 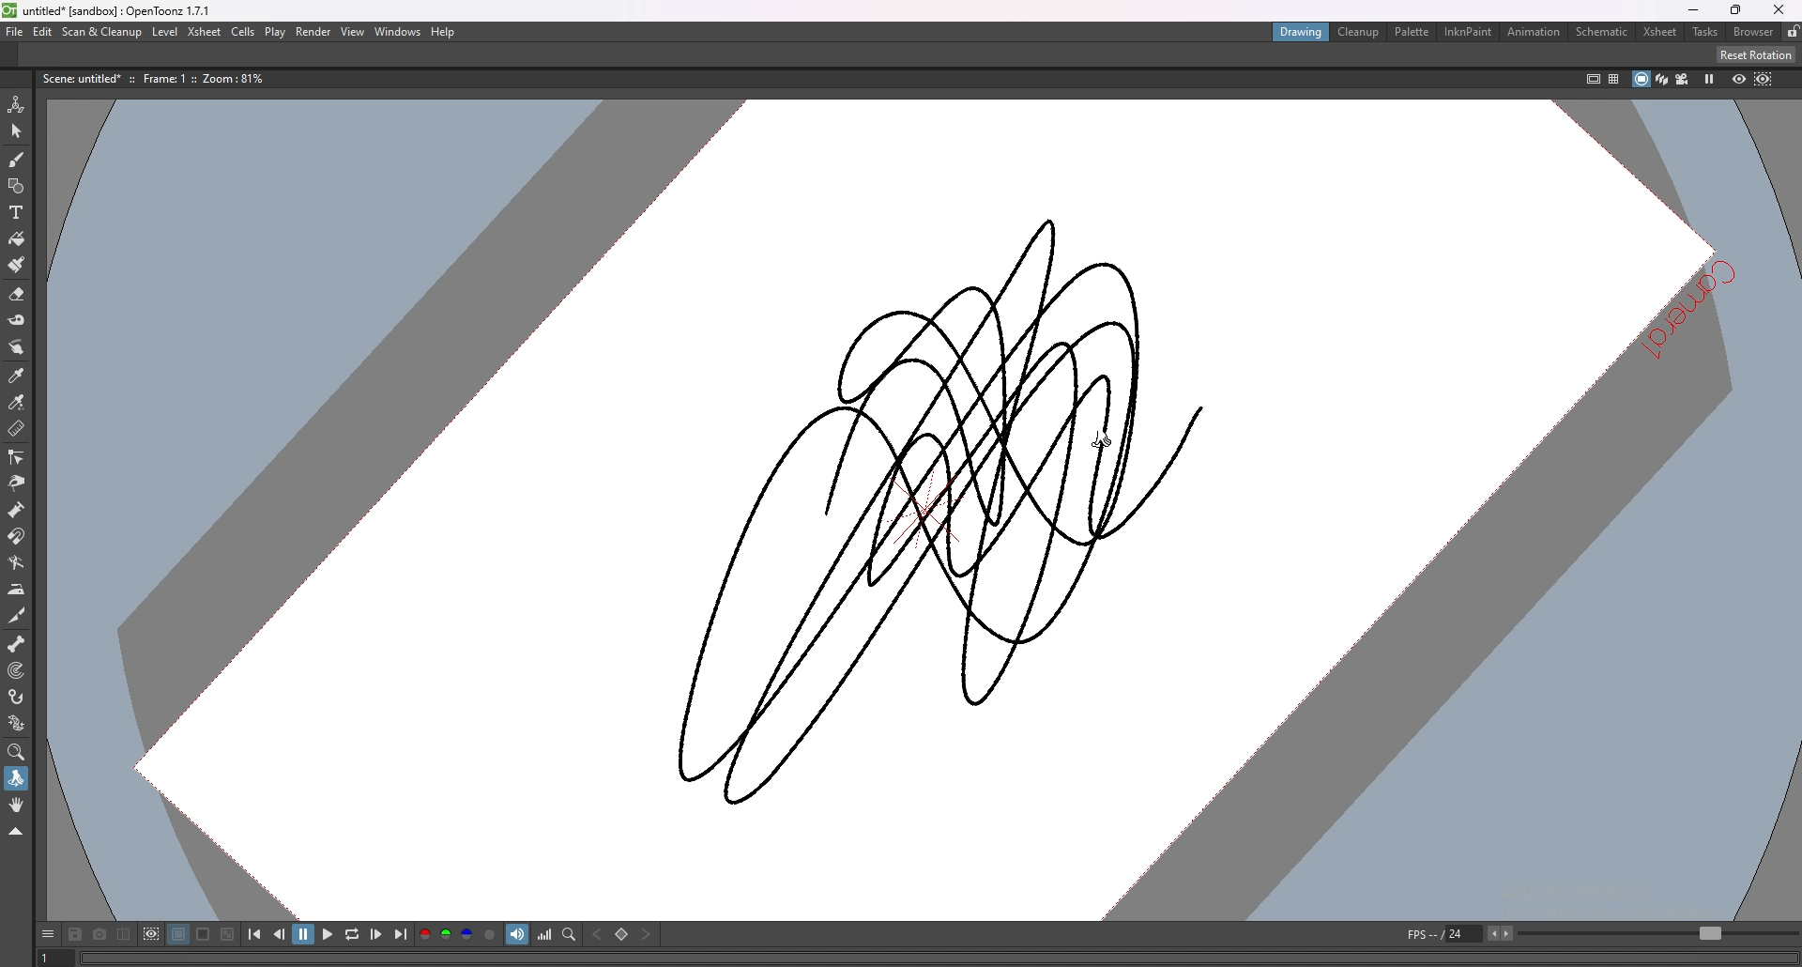 What do you see at coordinates (125, 934) in the screenshot?
I see `compare to snapshot` at bounding box center [125, 934].